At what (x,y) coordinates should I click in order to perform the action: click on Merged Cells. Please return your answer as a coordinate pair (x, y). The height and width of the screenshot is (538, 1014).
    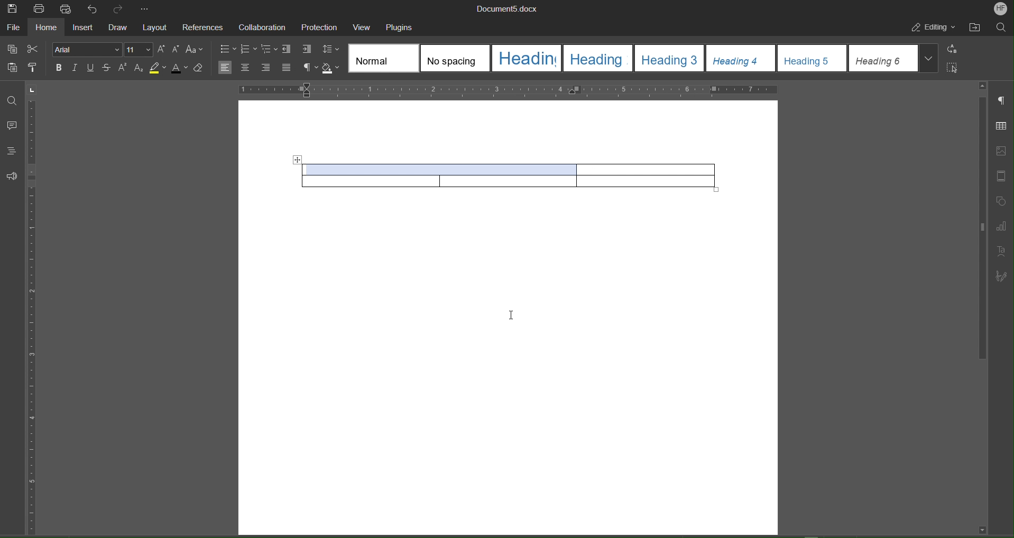
    Looking at the image, I should click on (441, 170).